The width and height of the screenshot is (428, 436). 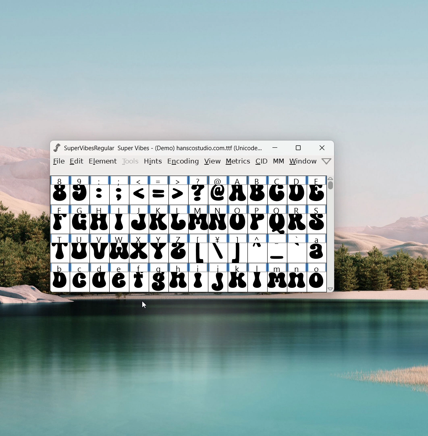 I want to click on g, so click(x=159, y=277).